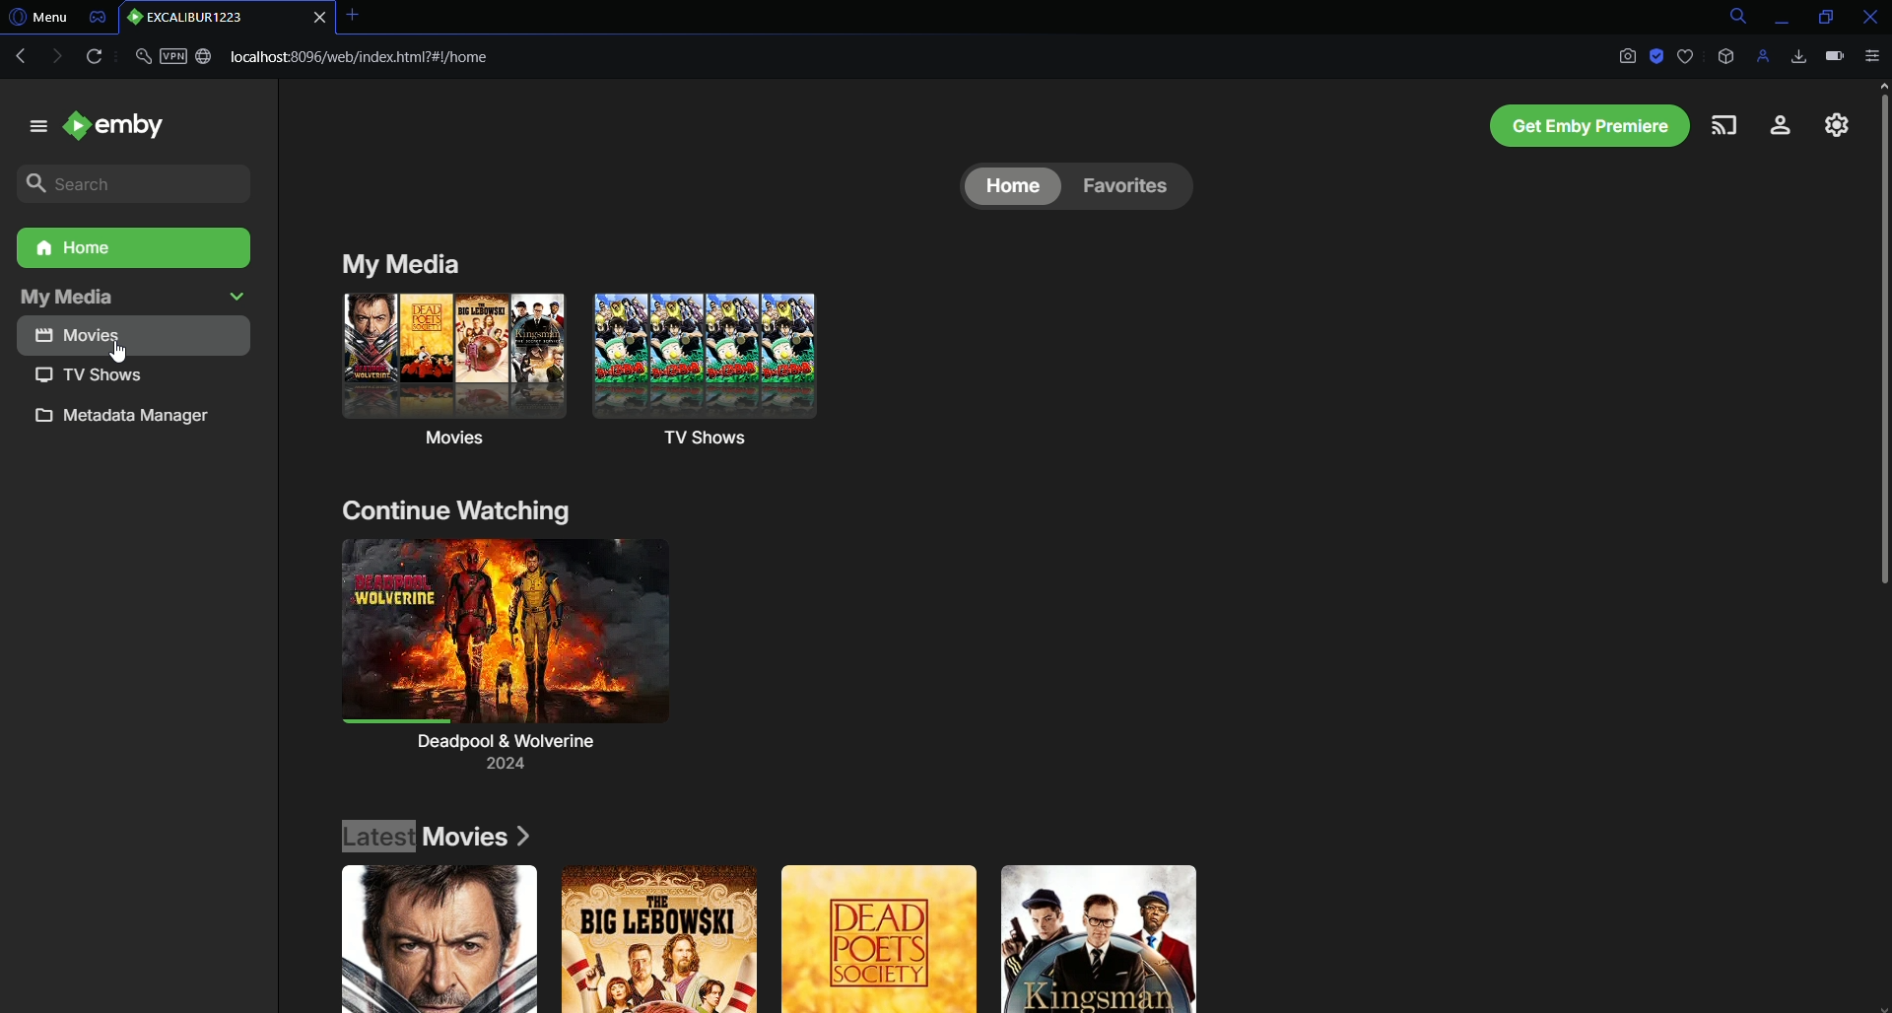 The height and width of the screenshot is (1013, 1892). Describe the element at coordinates (1011, 188) in the screenshot. I see `Home` at that location.